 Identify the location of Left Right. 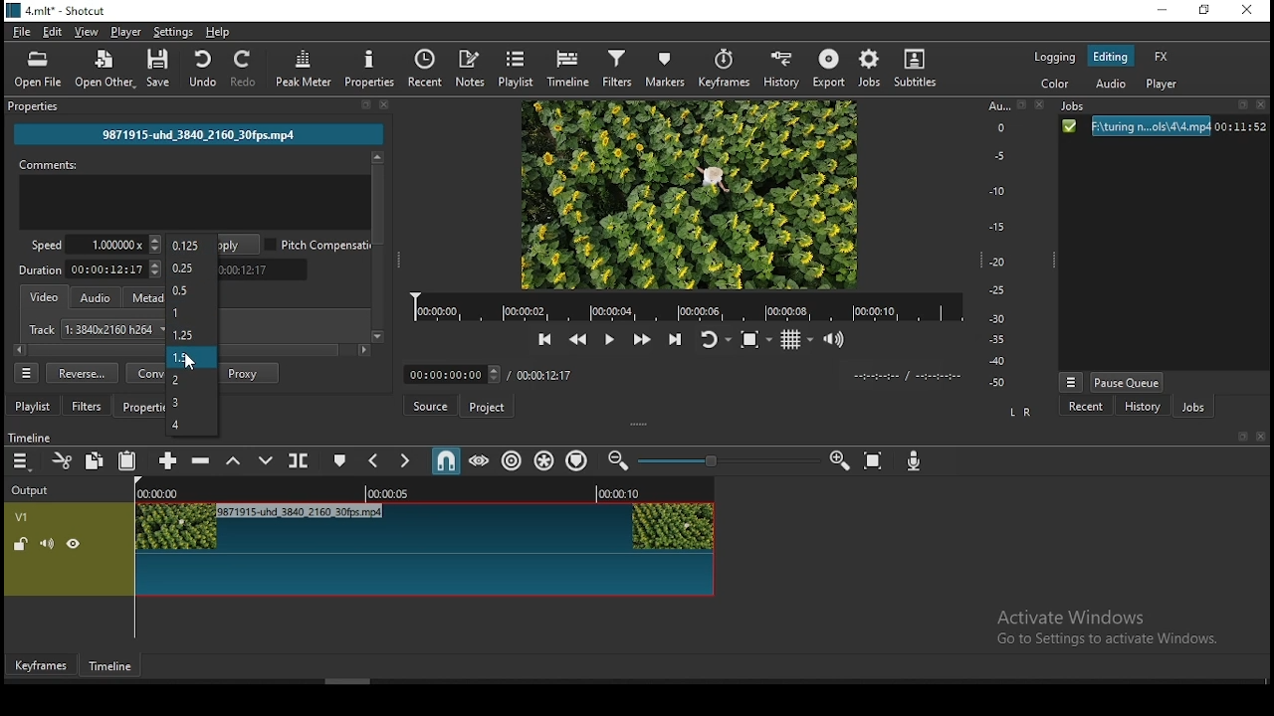
(1018, 412).